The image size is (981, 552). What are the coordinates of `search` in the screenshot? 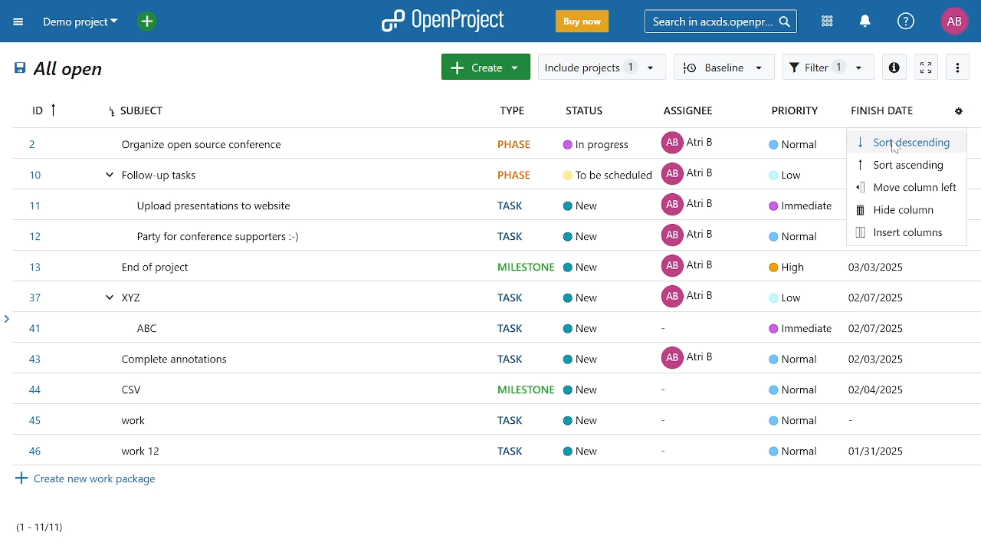 It's located at (720, 21).